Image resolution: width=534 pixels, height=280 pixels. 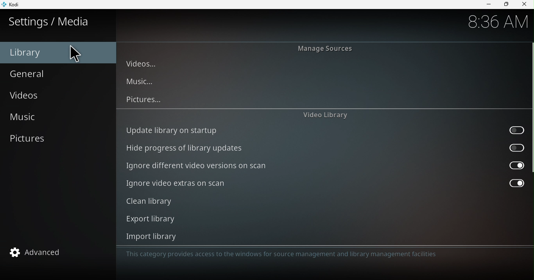 What do you see at coordinates (323, 165) in the screenshot?
I see `Ignore different video versions on scan` at bounding box center [323, 165].